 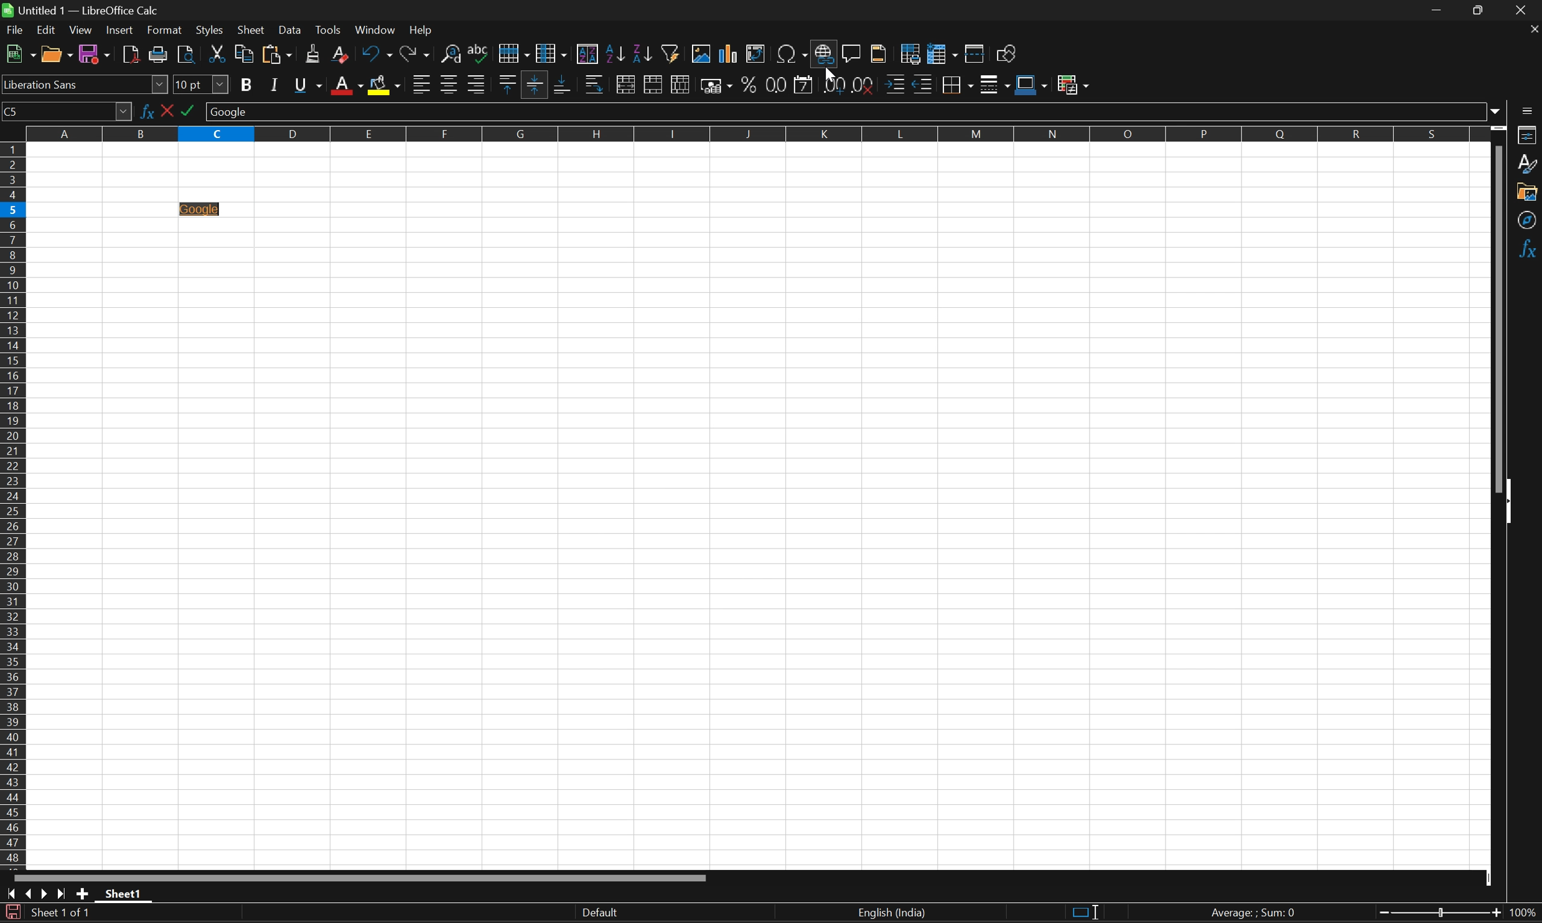 I want to click on Undo, so click(x=376, y=55).